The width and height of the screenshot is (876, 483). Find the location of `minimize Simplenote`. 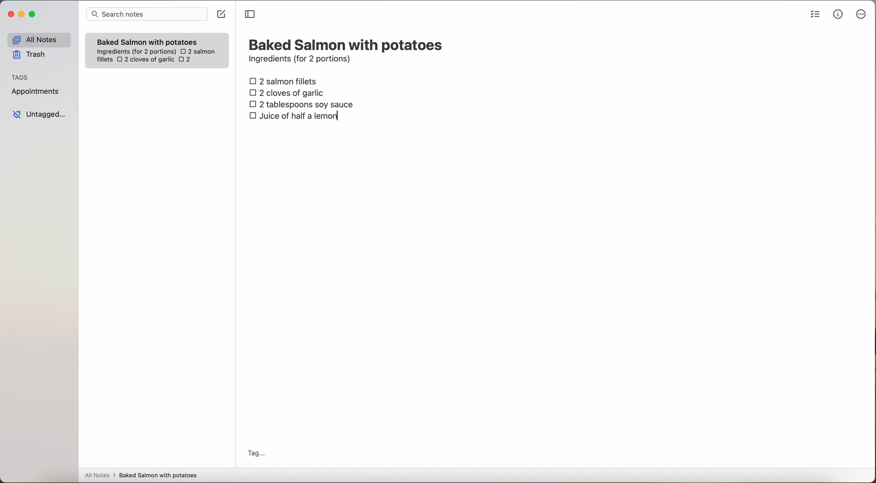

minimize Simplenote is located at coordinates (21, 15).